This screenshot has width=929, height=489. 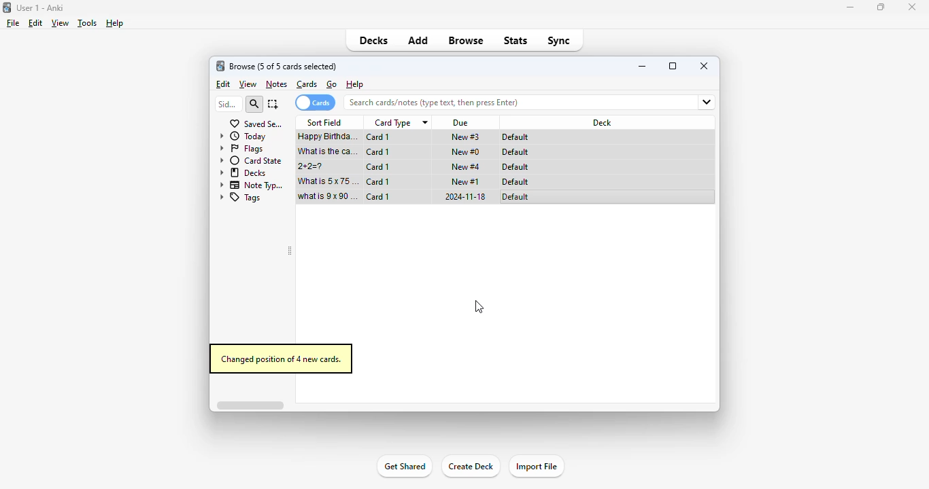 What do you see at coordinates (466, 137) in the screenshot?
I see `new #3` at bounding box center [466, 137].